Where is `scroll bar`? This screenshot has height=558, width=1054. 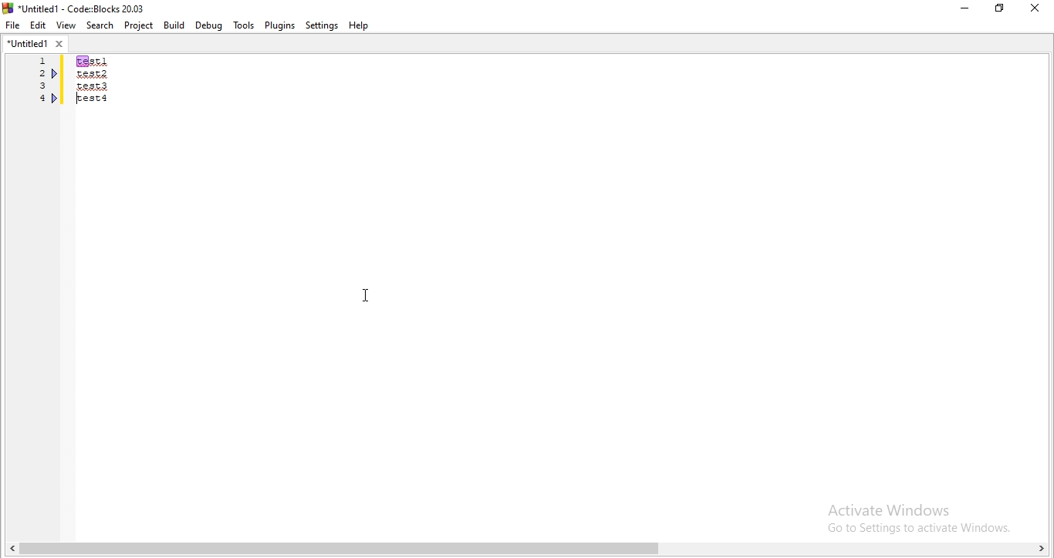
scroll bar is located at coordinates (527, 550).